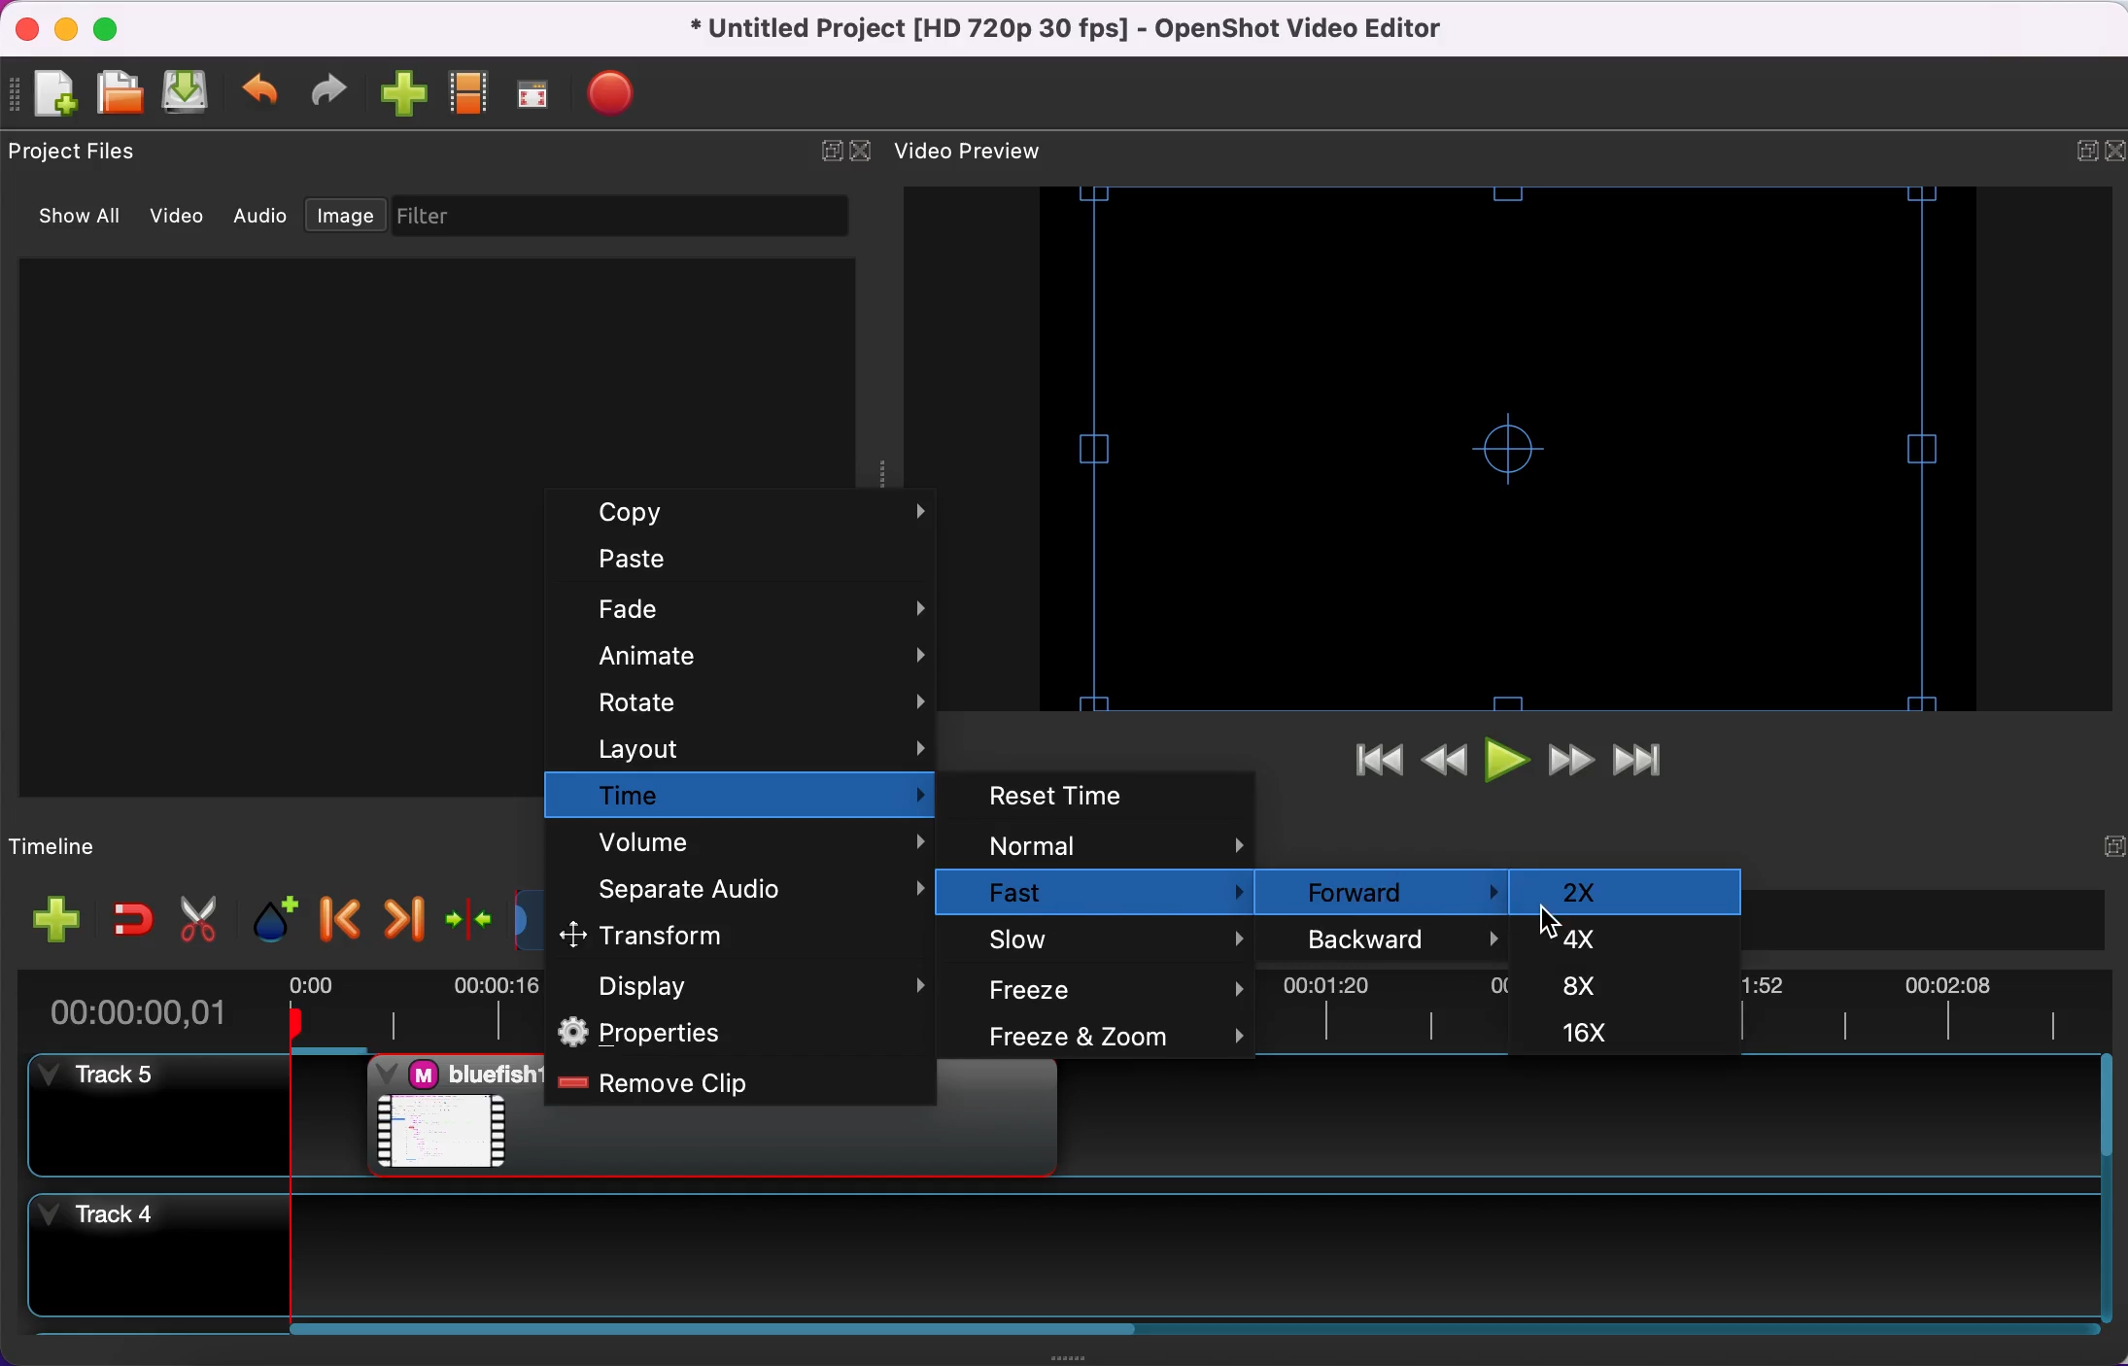 This screenshot has width=2128, height=1366. Describe the element at coordinates (404, 921) in the screenshot. I see `next marker` at that location.